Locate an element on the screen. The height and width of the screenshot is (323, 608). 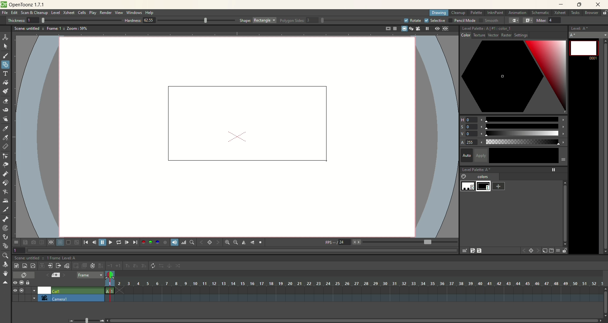
compare to snapchat is located at coordinates (41, 243).